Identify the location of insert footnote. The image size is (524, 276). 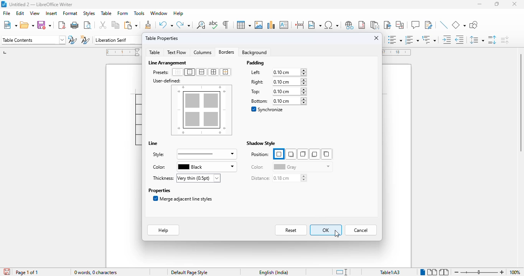
(362, 25).